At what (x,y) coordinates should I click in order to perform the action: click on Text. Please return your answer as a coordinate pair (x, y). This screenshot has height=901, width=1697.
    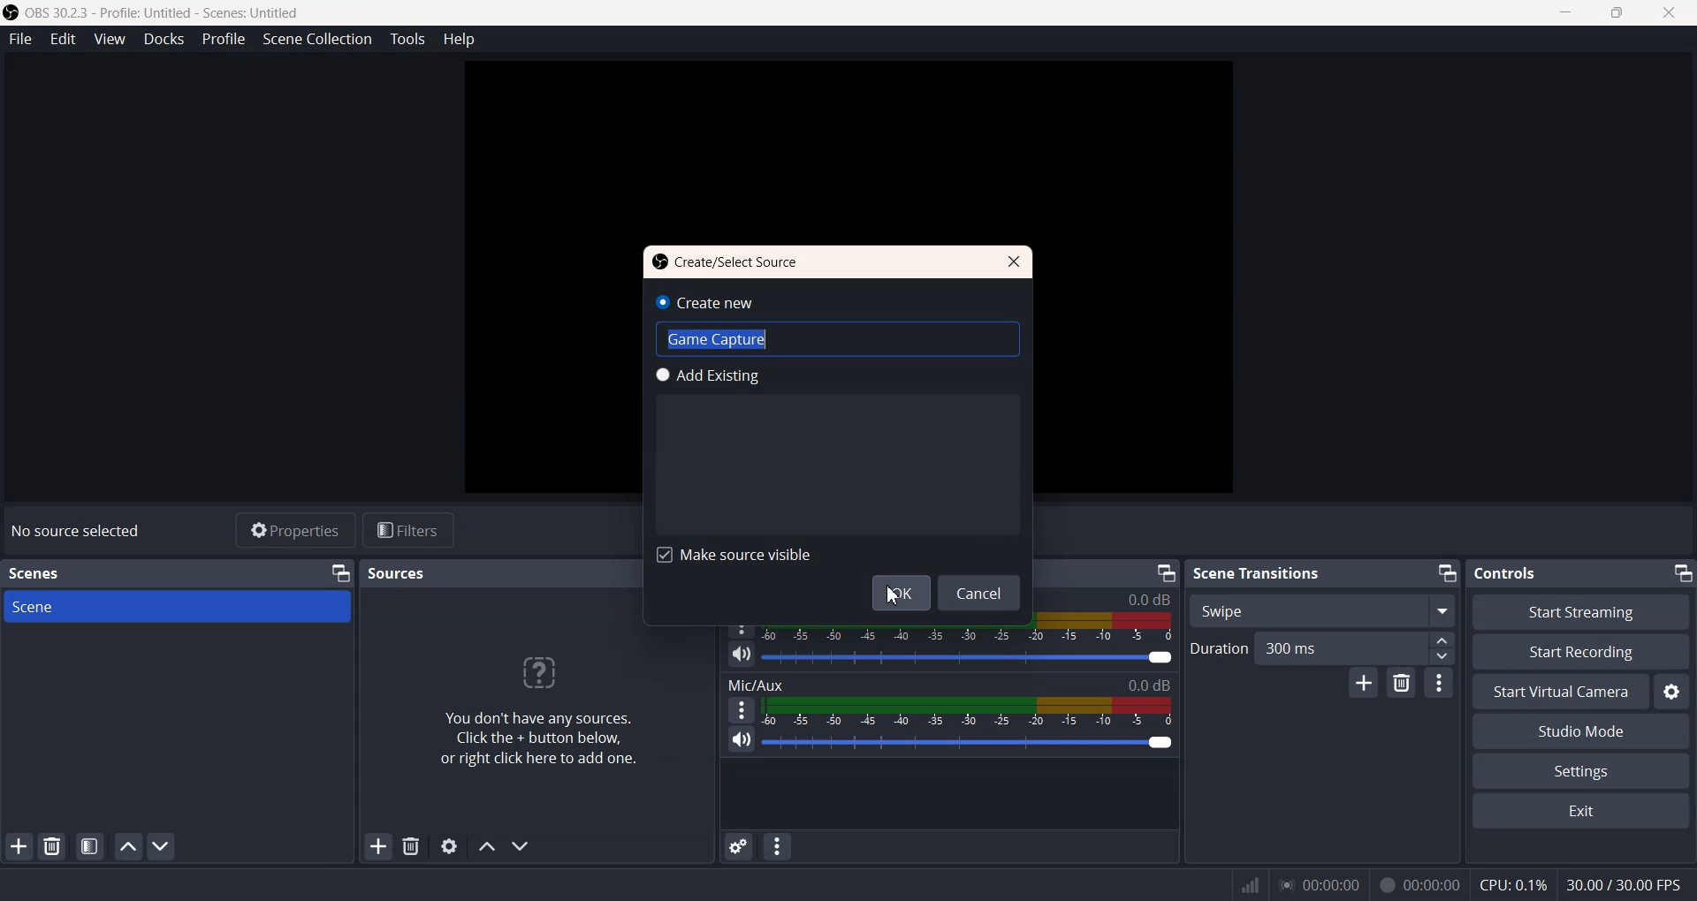
    Looking at the image, I should click on (536, 709).